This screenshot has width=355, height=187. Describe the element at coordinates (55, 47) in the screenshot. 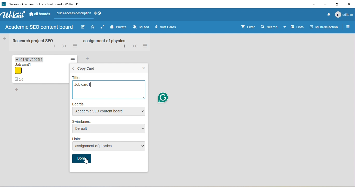

I see `add swimlane` at that location.